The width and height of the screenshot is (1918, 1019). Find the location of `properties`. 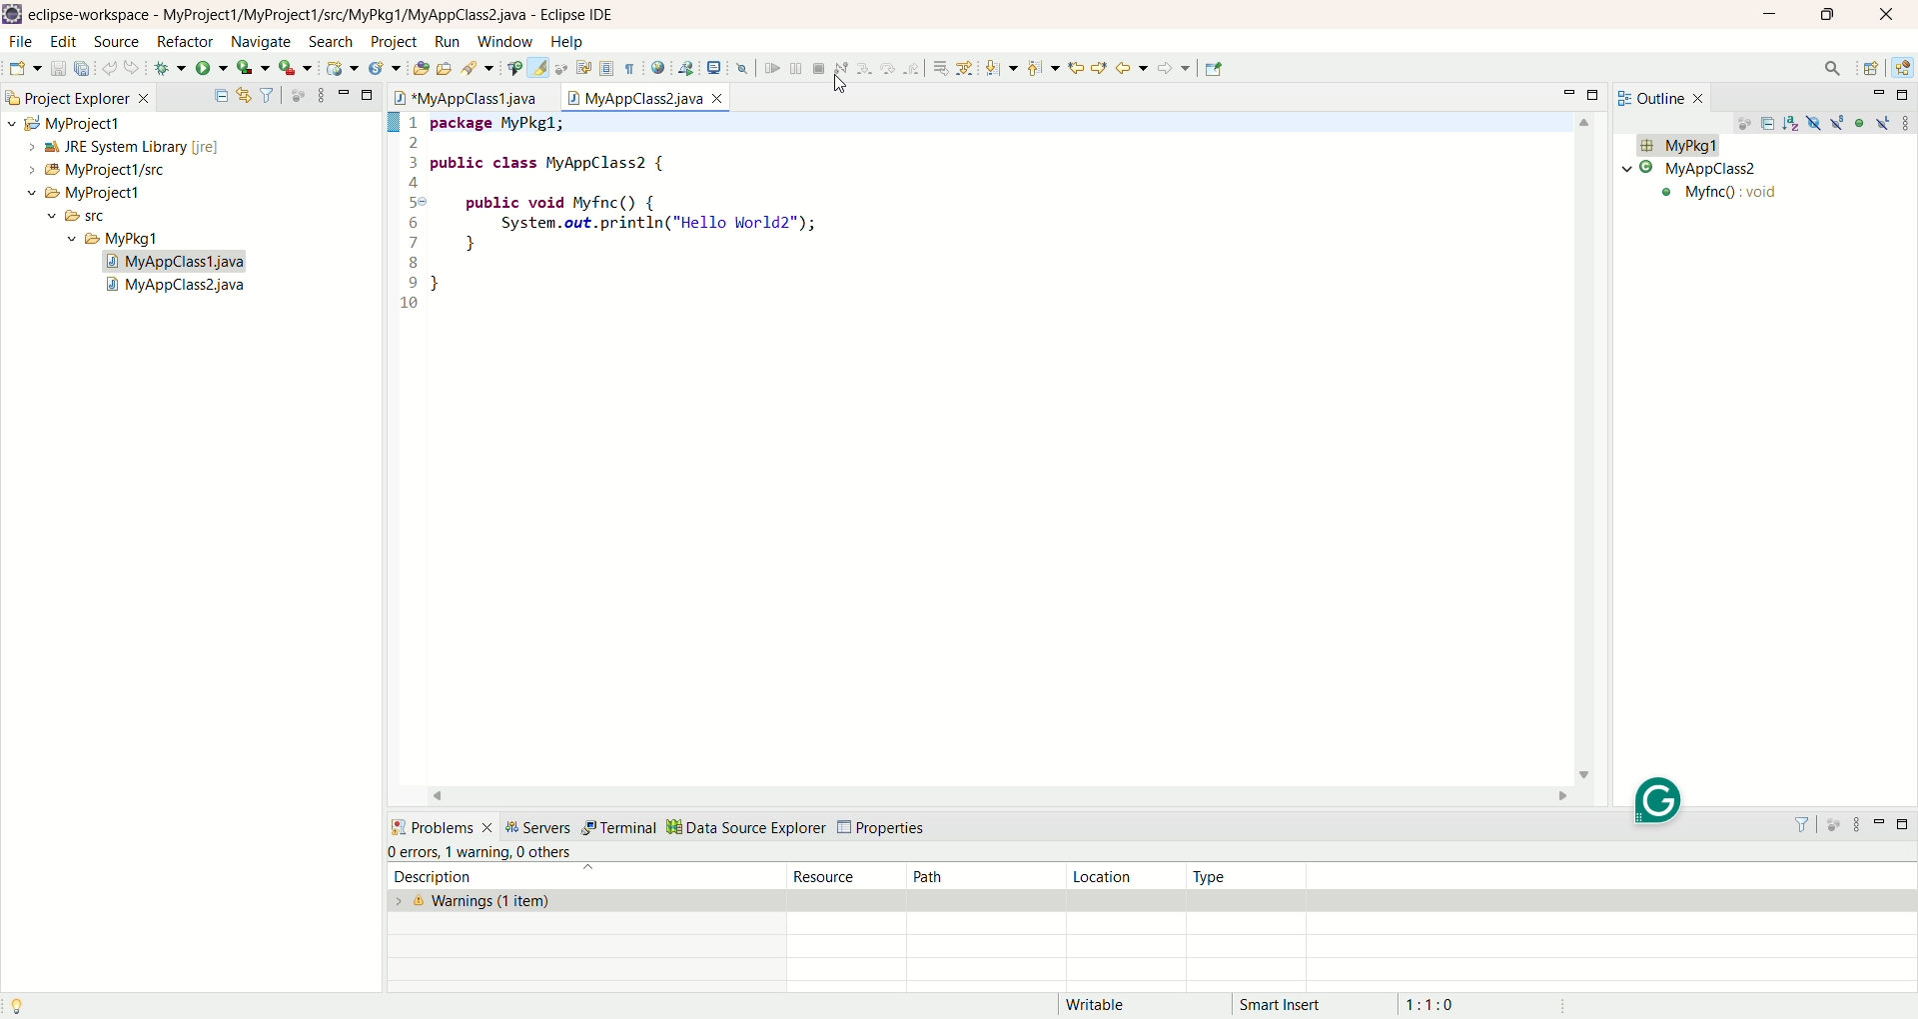

properties is located at coordinates (885, 828).